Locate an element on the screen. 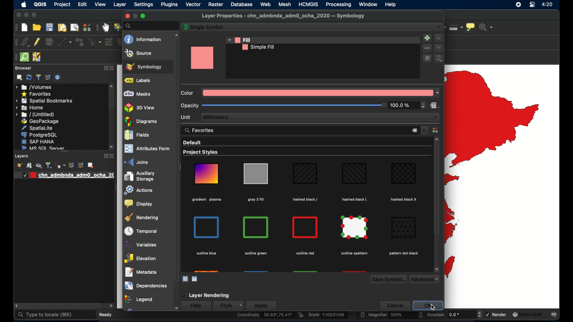 The width and height of the screenshot is (573, 322). render is located at coordinates (496, 314).